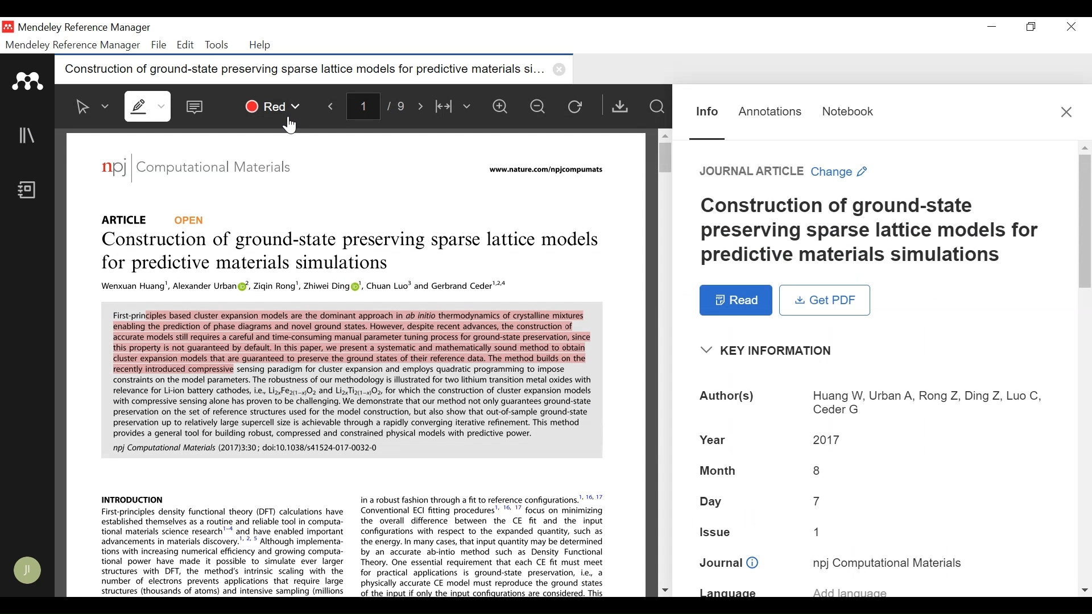 The width and height of the screenshot is (1092, 614). Describe the element at coordinates (351, 379) in the screenshot. I see `First-principles based cluster expansion models are the dominant approach in ab initio thermodynamics of crystalline mixtures
enabling the prediction of phase diagrams and novel ground states. However, despite recent advances, the construction of
accurate models still requires a careful and time-consuming manual parameter tuning process for ground-state preservation, since
this property is not guaranteed by default. In this paper, we present a systematic and mathematically sound method to obtain
cluster expansion models that are guaranteed to preserve the ground states of their reference data. The method builds on the
fecently introduced compressive sensing paradigm for cluster expansion and employs quadratic programming to impose
constraints on the model parameters. The robustness of our methodology is illustrated for two lithium transition metal oxides with
relevance for Li-ion battery cathodes, i.e, LizFez-40; and Liz Tixy-4Os, for which the construction of cluster expansion models
with compressive sensing alone has proven to be challenging. We demonstrate that our method not only guarantees ground-state
preservation on the set of reference structures used for the model construction, but also show that out-of-sample ground-state
preservation up to relatively large supercell size is achievable through a rapidly converging iterative refinement. This method
provides a general tool for building robust, compressed and constrained physical models with predictive power.

noi Computational Materials (20171330 doi*10.1038/<41524-017-0032-0` at that location.